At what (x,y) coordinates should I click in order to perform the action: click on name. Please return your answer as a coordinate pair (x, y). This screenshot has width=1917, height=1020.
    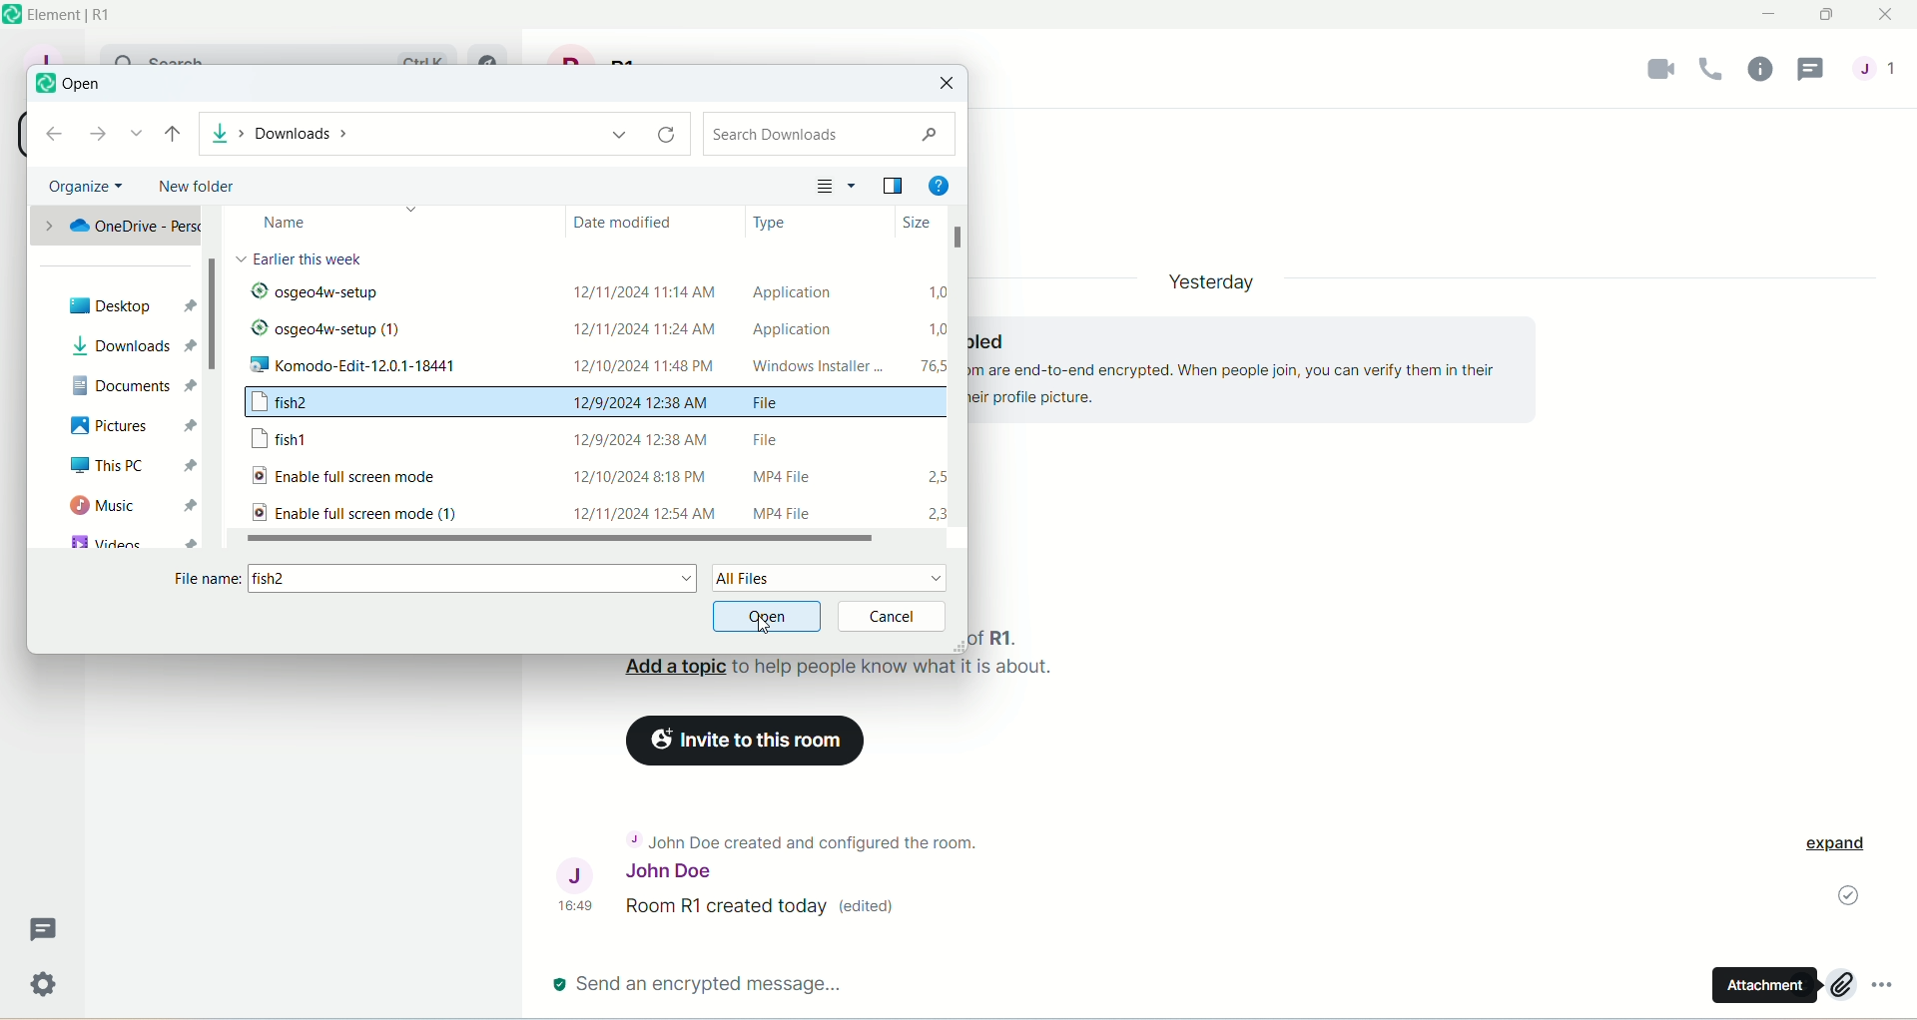
    Looking at the image, I should click on (330, 223).